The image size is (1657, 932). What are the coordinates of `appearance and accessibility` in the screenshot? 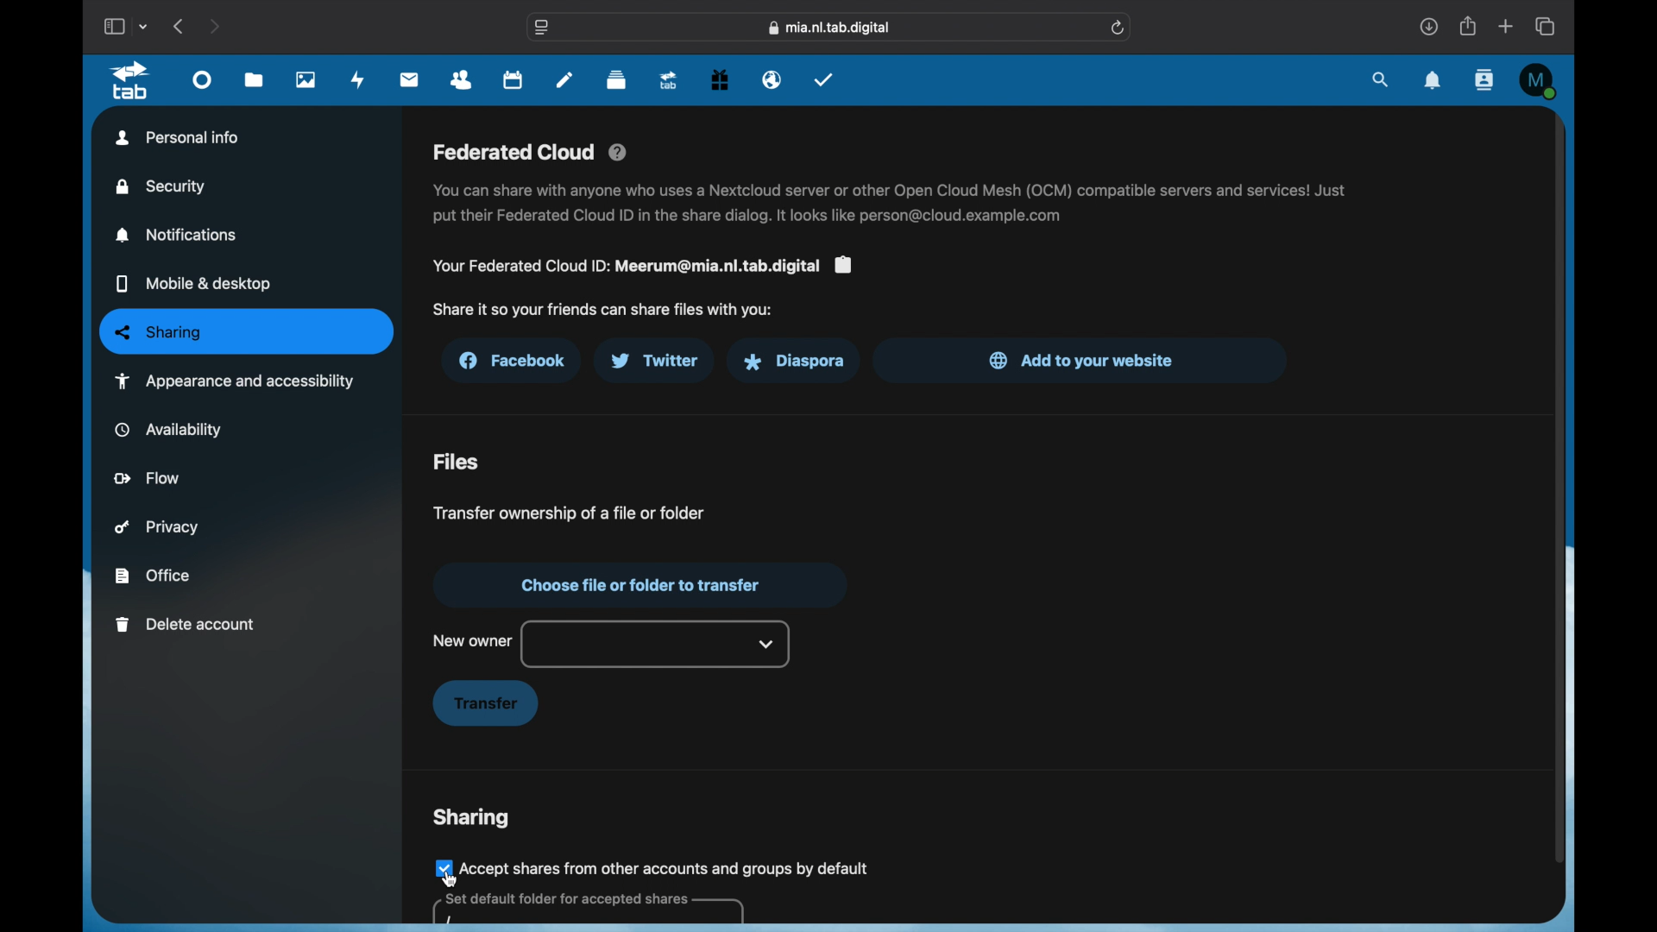 It's located at (234, 381).